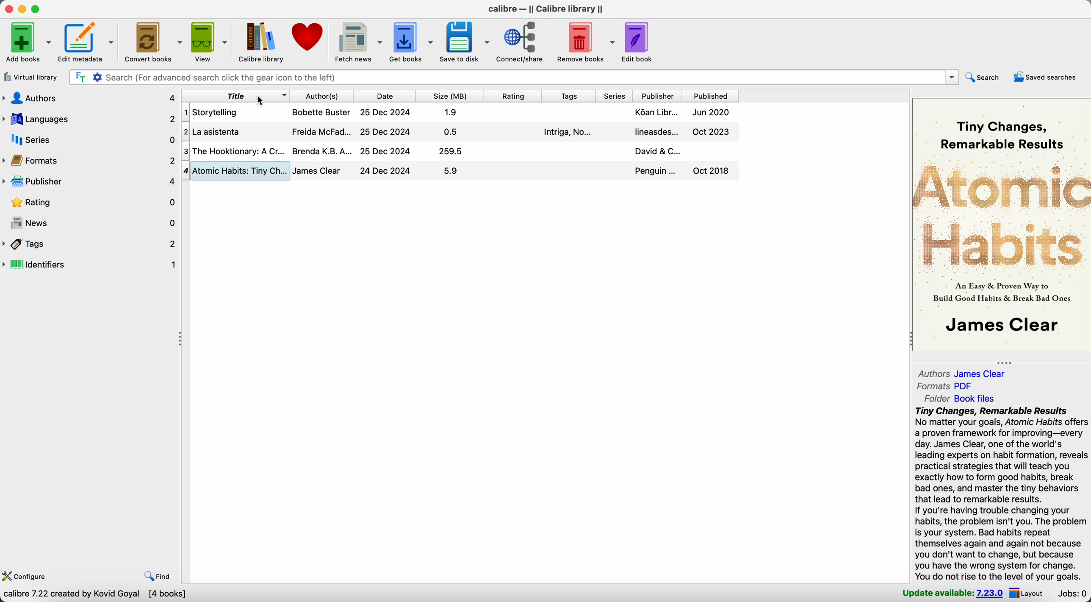 This screenshot has height=602, width=1091. What do you see at coordinates (465, 41) in the screenshot?
I see `save to disk` at bounding box center [465, 41].